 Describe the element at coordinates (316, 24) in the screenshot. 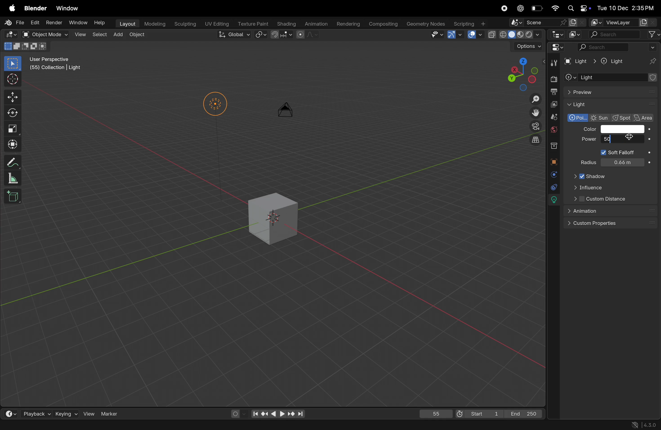

I see `animation` at that location.